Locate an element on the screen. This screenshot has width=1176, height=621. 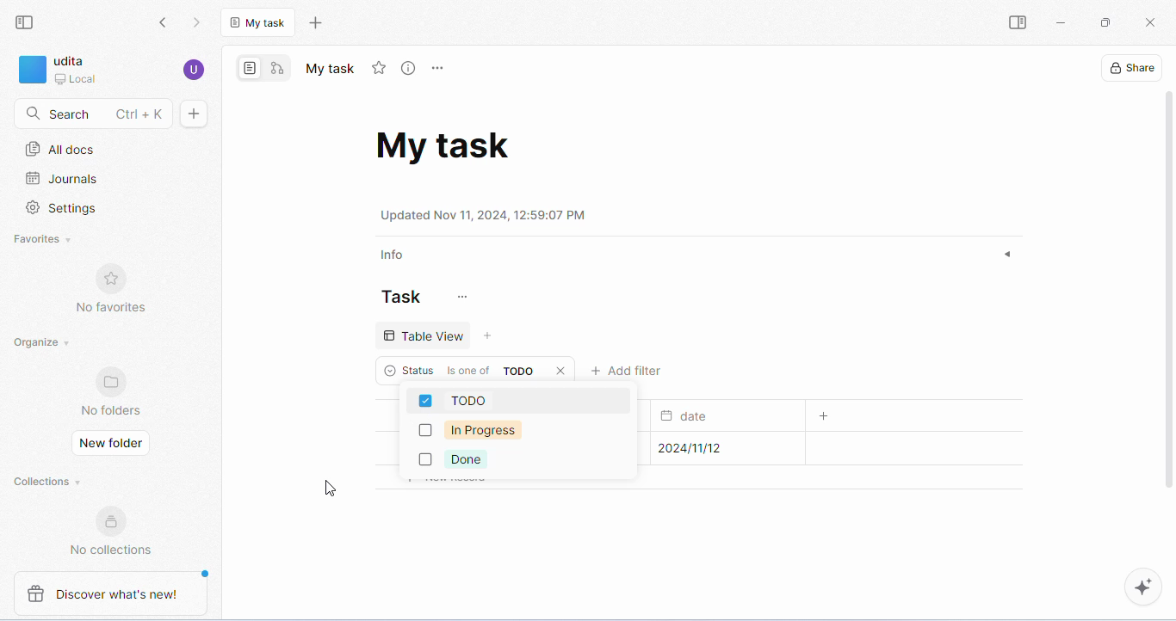
maximize is located at coordinates (1104, 22).